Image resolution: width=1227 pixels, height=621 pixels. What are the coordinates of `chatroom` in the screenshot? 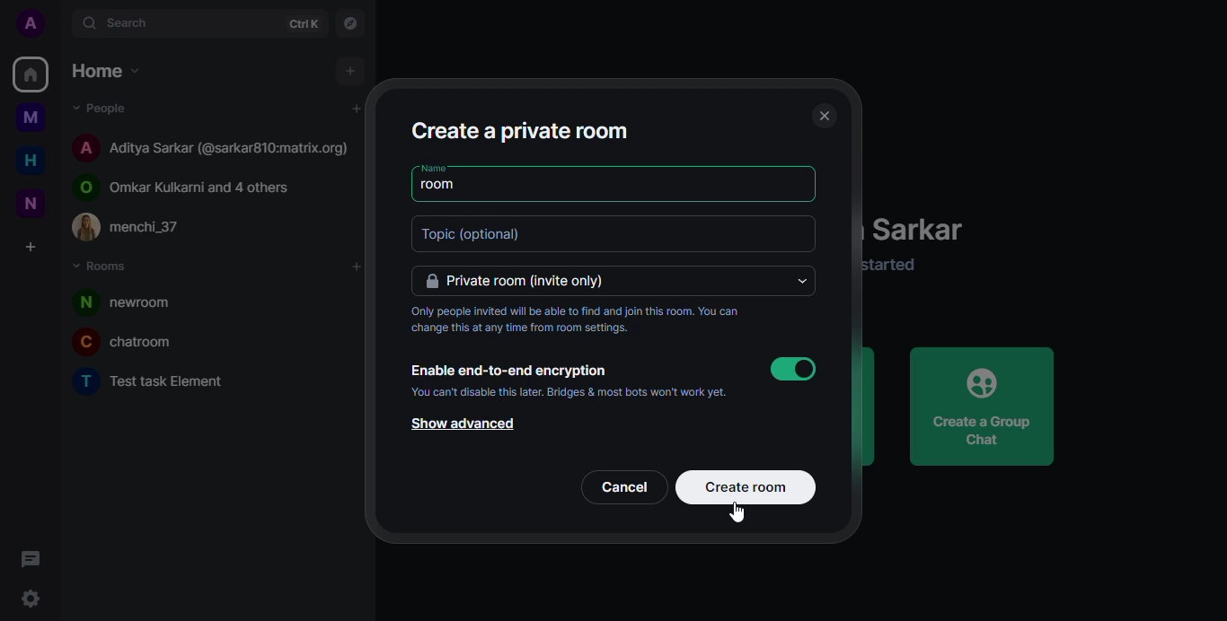 It's located at (135, 341).